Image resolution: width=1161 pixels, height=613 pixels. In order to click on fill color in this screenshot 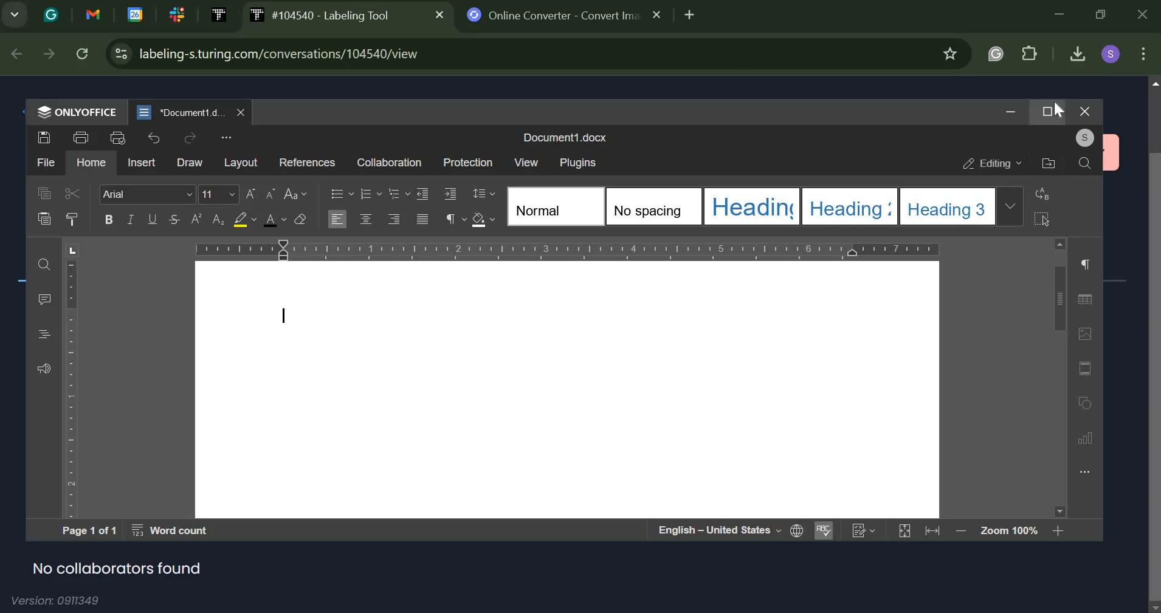, I will do `click(244, 219)`.